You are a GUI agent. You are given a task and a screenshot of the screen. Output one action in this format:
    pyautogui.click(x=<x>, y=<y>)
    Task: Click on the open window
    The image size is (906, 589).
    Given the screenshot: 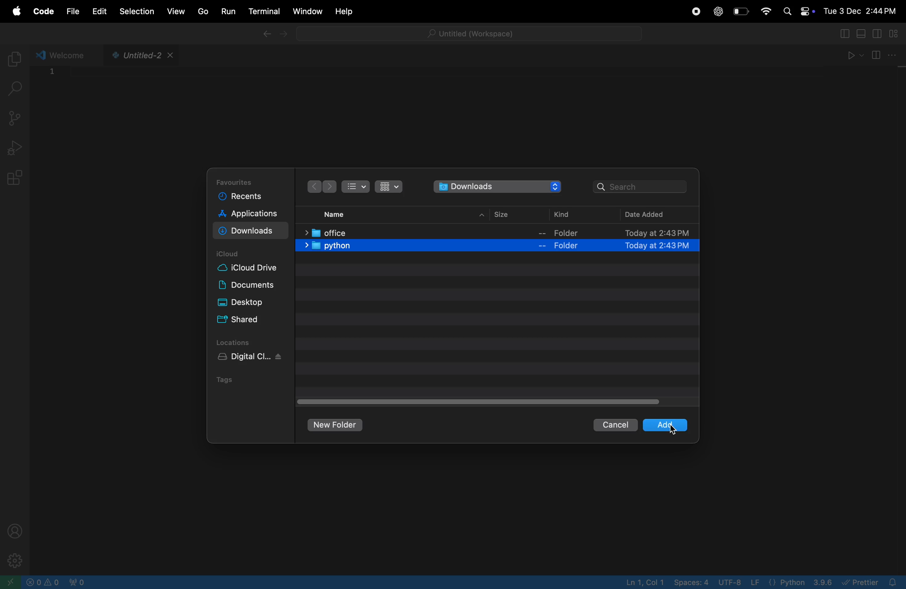 What is the action you would take?
    pyautogui.click(x=10, y=582)
    